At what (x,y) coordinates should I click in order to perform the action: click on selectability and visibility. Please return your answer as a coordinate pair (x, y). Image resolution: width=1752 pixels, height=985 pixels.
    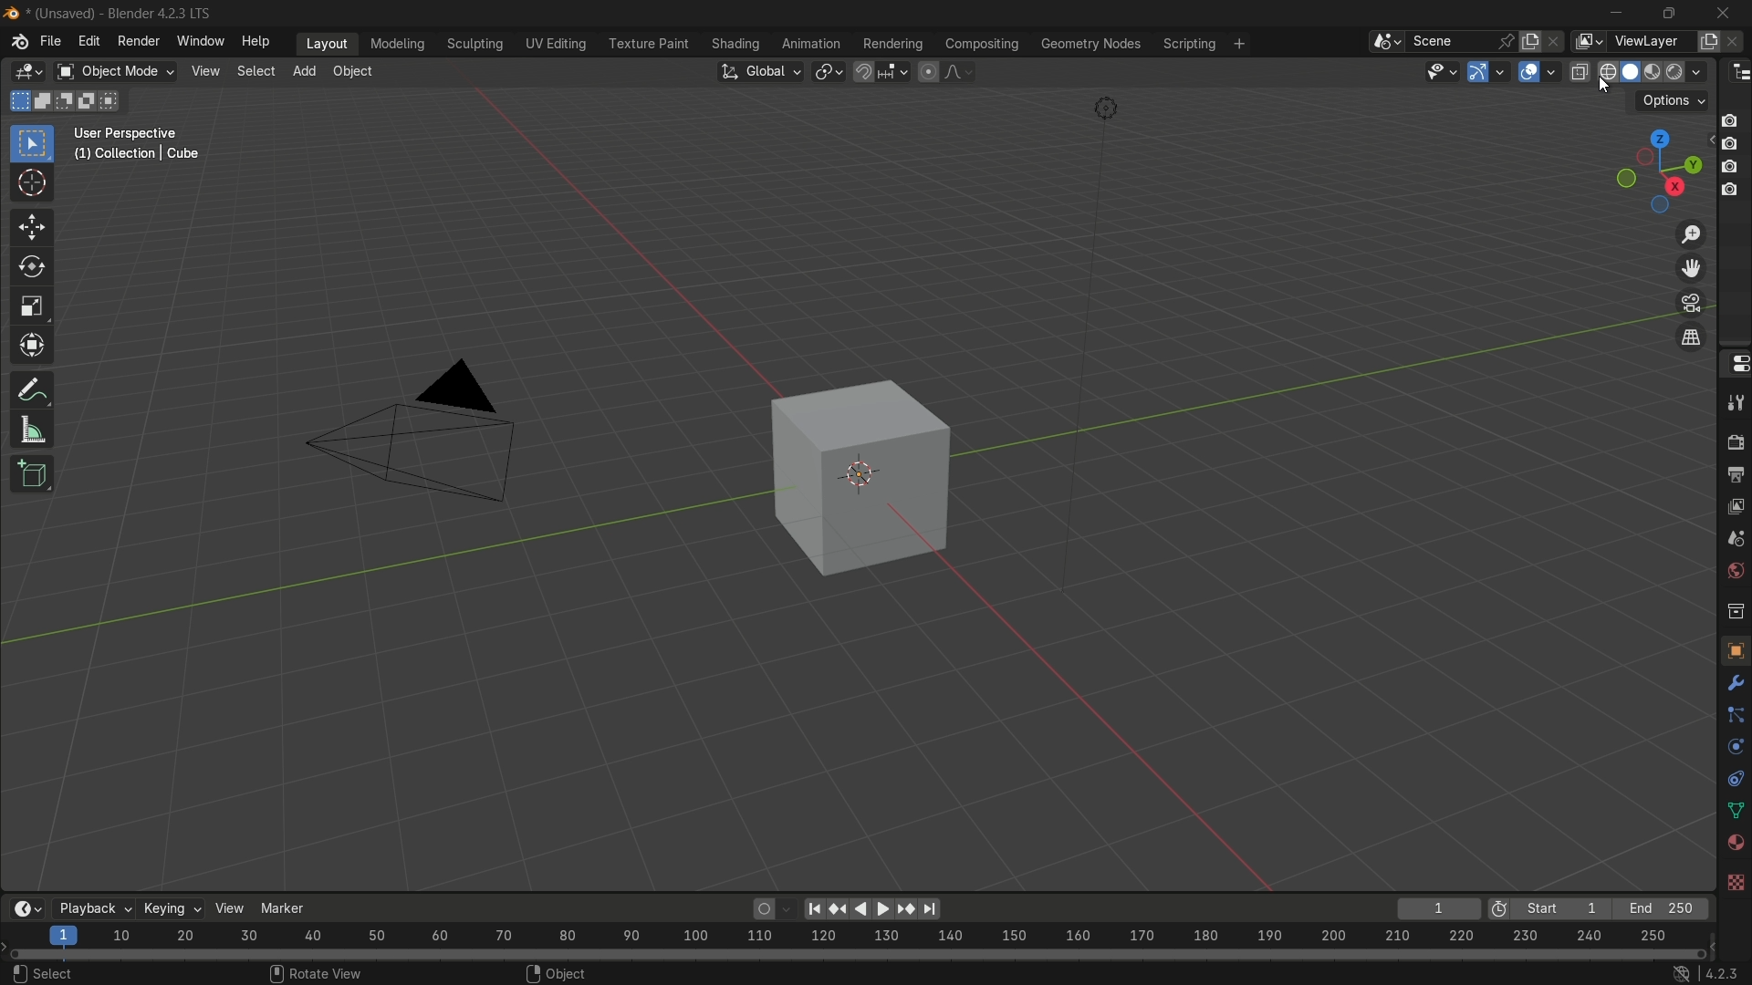
    Looking at the image, I should click on (1443, 72).